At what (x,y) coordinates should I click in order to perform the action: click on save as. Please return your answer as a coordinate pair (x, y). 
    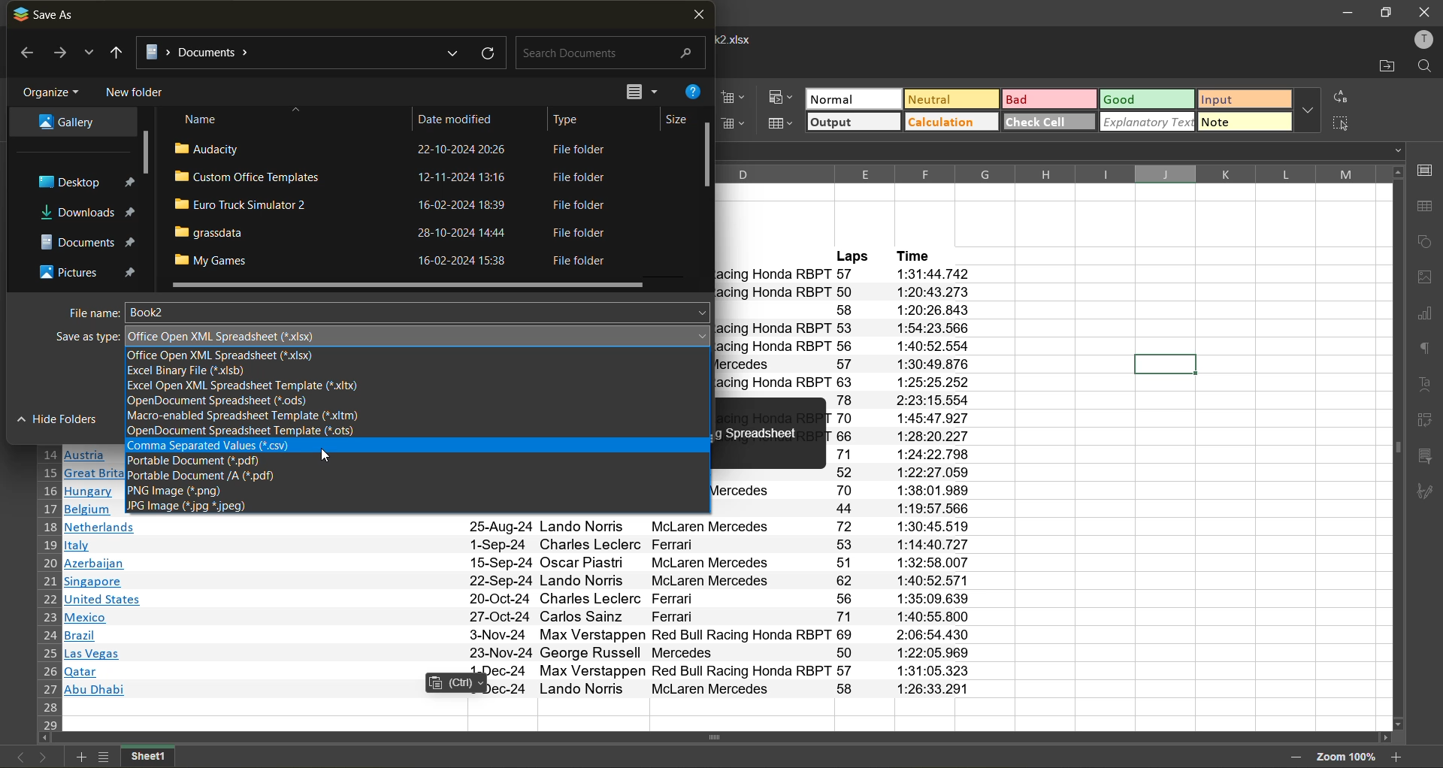
    Looking at the image, I should click on (47, 14).